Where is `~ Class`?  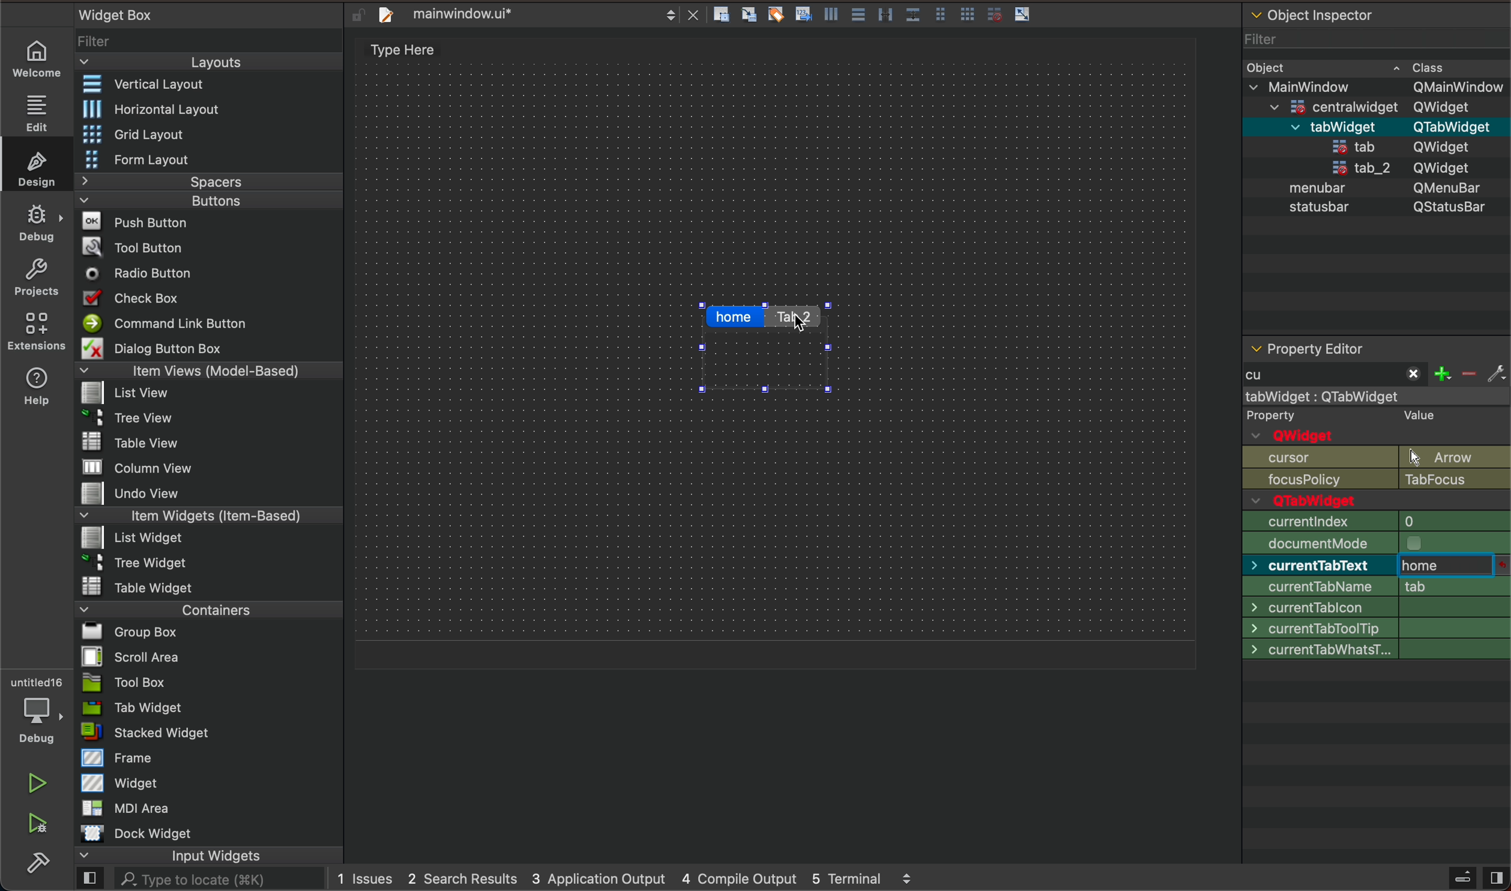 ~ Class is located at coordinates (1423, 64).